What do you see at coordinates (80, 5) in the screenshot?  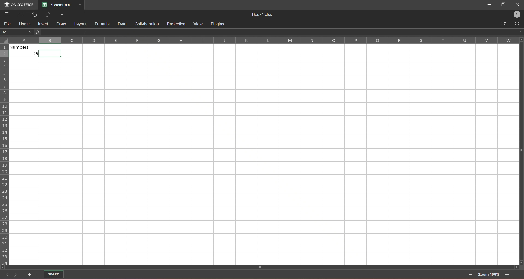 I see `close tab` at bounding box center [80, 5].